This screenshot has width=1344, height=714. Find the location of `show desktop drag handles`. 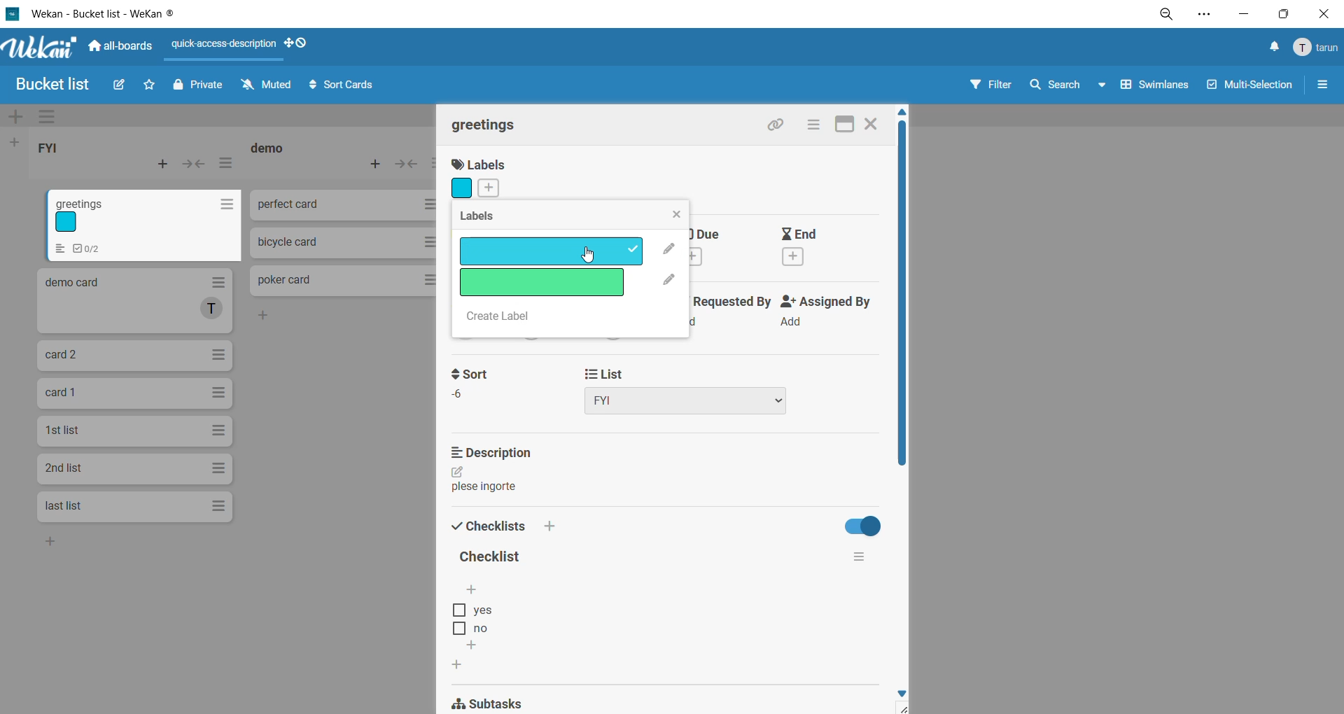

show desktop drag handles is located at coordinates (301, 46).